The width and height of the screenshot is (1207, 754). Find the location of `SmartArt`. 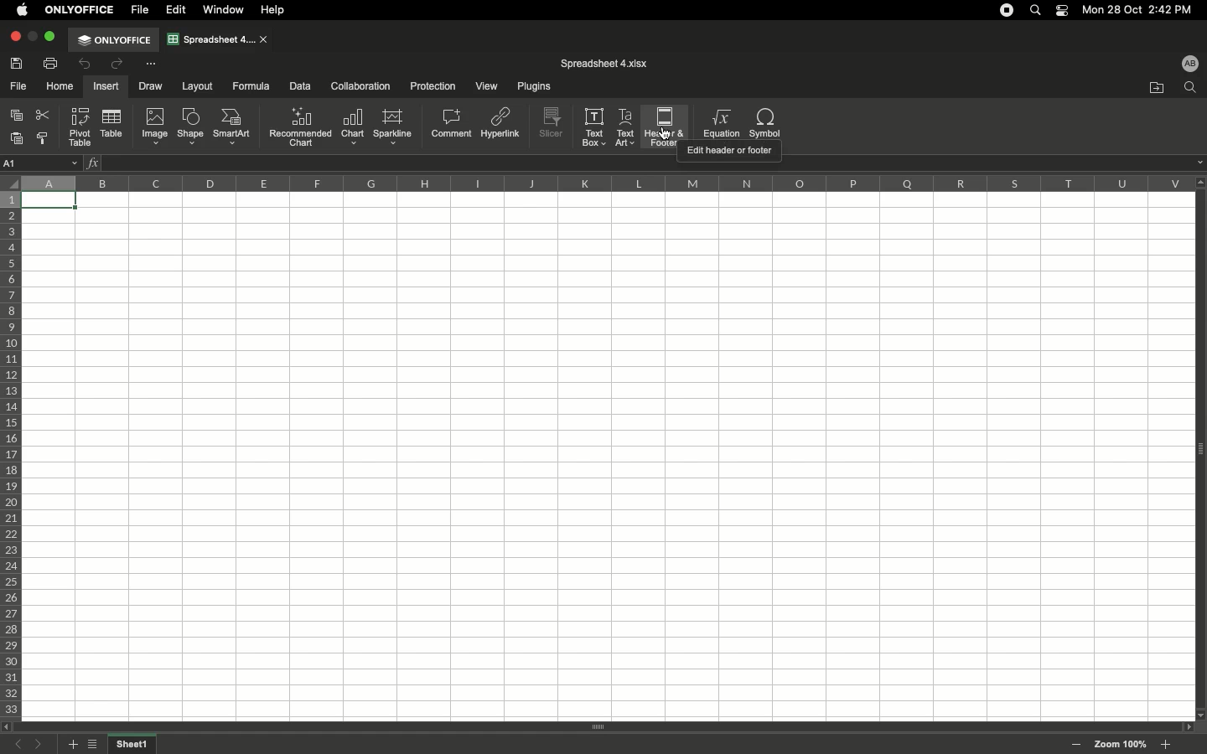

SmartArt is located at coordinates (234, 127).